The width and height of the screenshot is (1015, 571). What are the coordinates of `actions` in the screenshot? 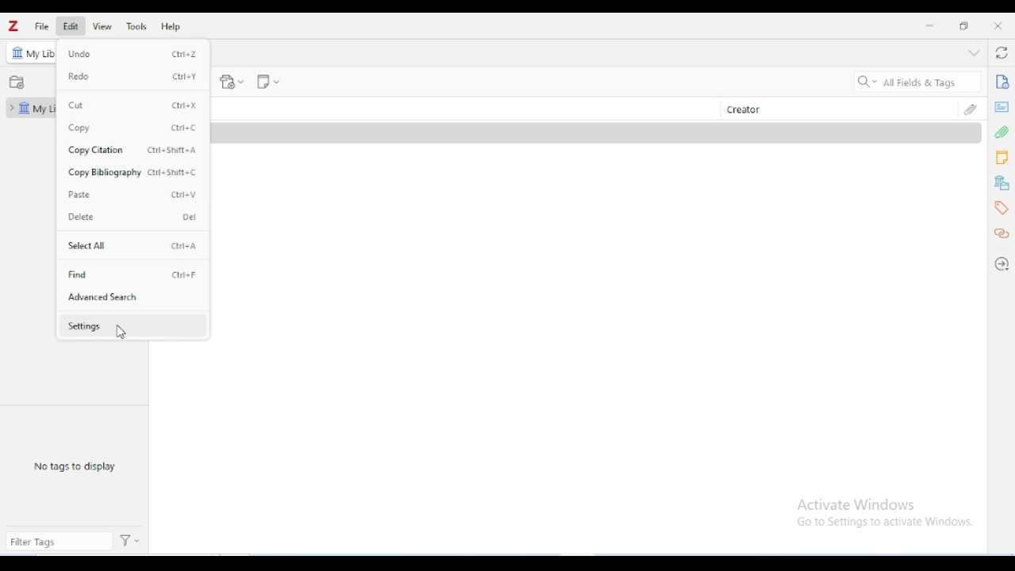 It's located at (130, 541).